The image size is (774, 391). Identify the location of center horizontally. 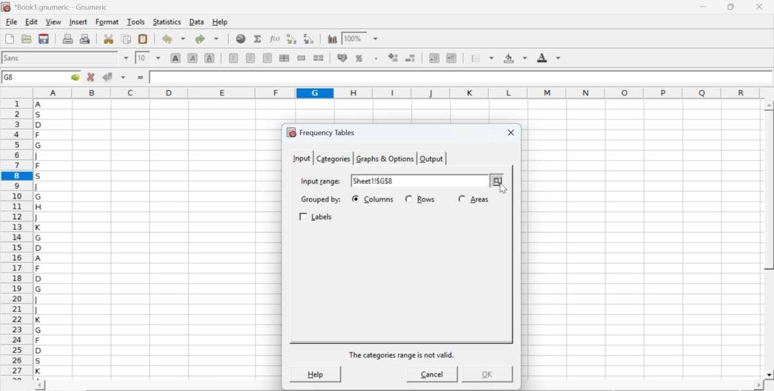
(251, 58).